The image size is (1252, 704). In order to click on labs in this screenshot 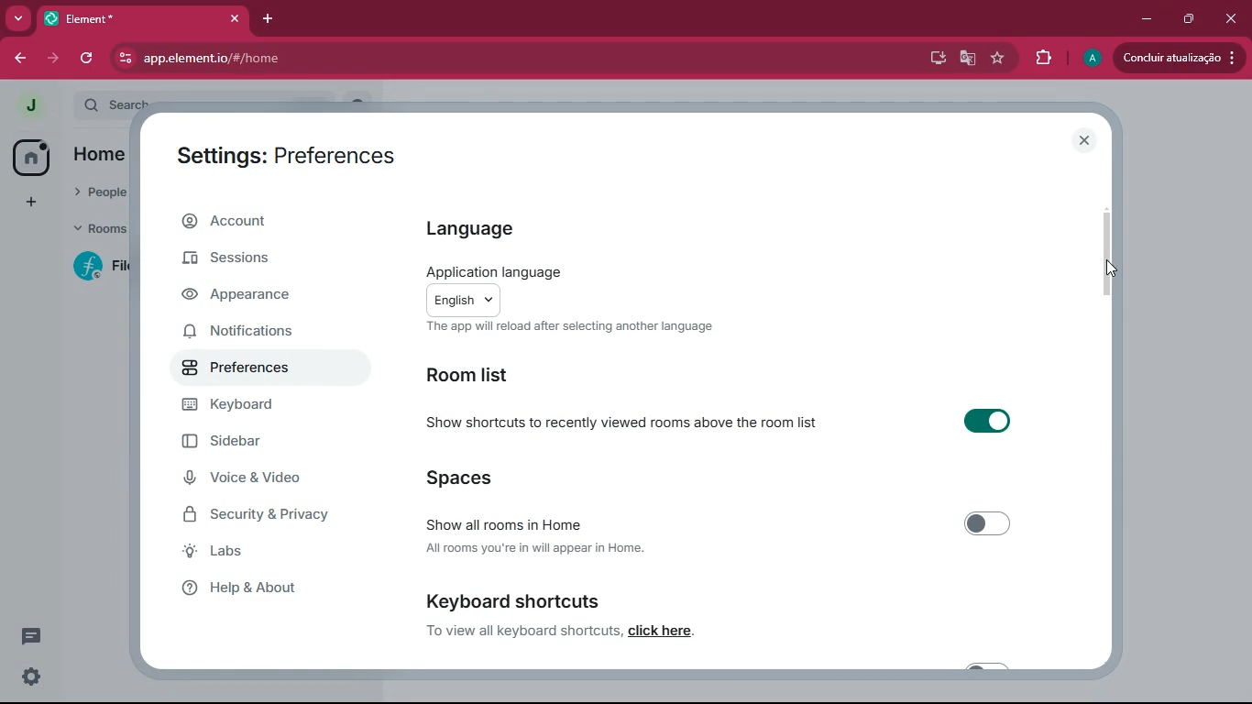, I will do `click(255, 554)`.